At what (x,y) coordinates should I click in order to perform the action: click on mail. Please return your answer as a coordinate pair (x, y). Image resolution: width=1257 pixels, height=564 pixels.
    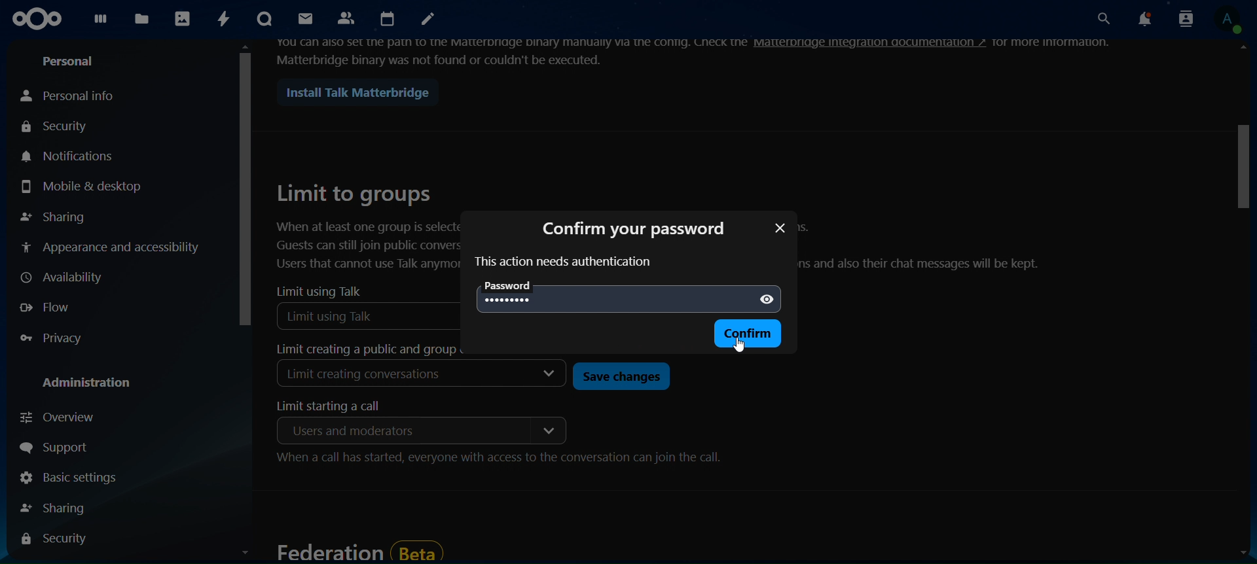
    Looking at the image, I should click on (303, 18).